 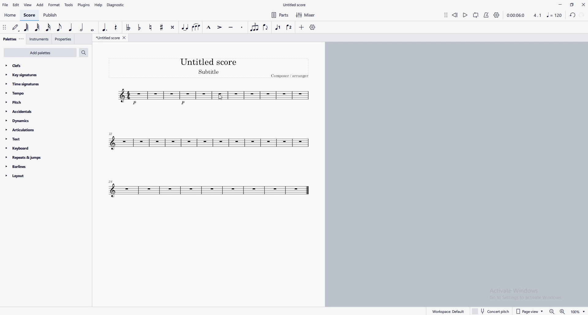 I want to click on whole dot, so click(x=92, y=28).